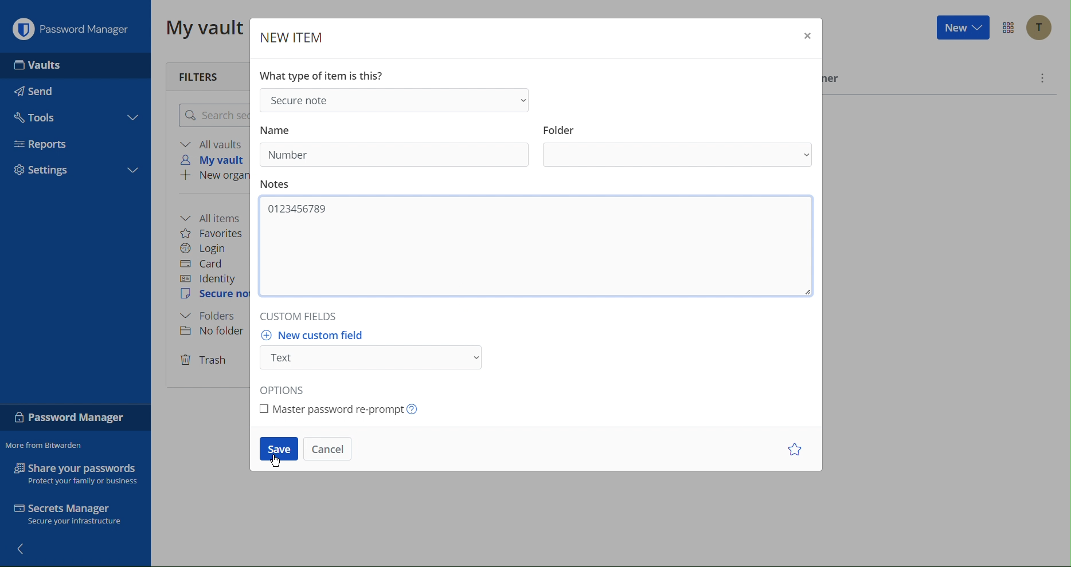 This screenshot has width=1071, height=567. Describe the element at coordinates (287, 155) in the screenshot. I see `Number` at that location.